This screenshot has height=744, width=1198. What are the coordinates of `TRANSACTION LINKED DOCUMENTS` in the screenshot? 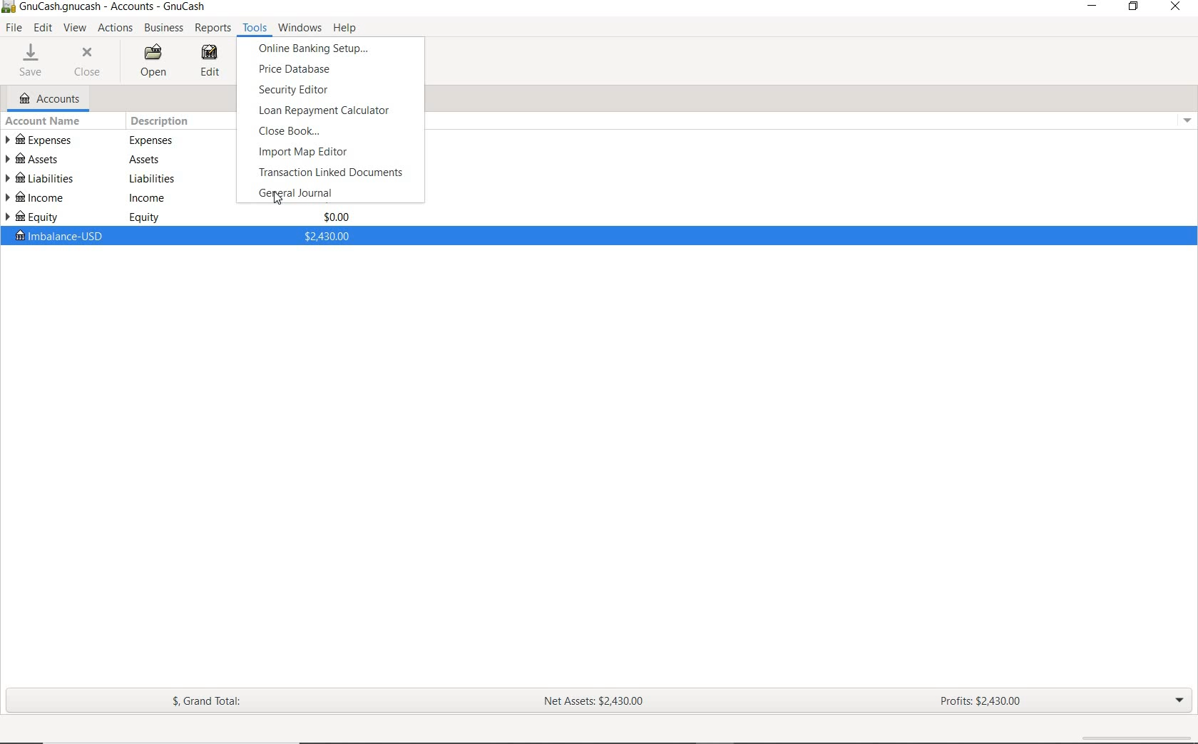 It's located at (332, 172).